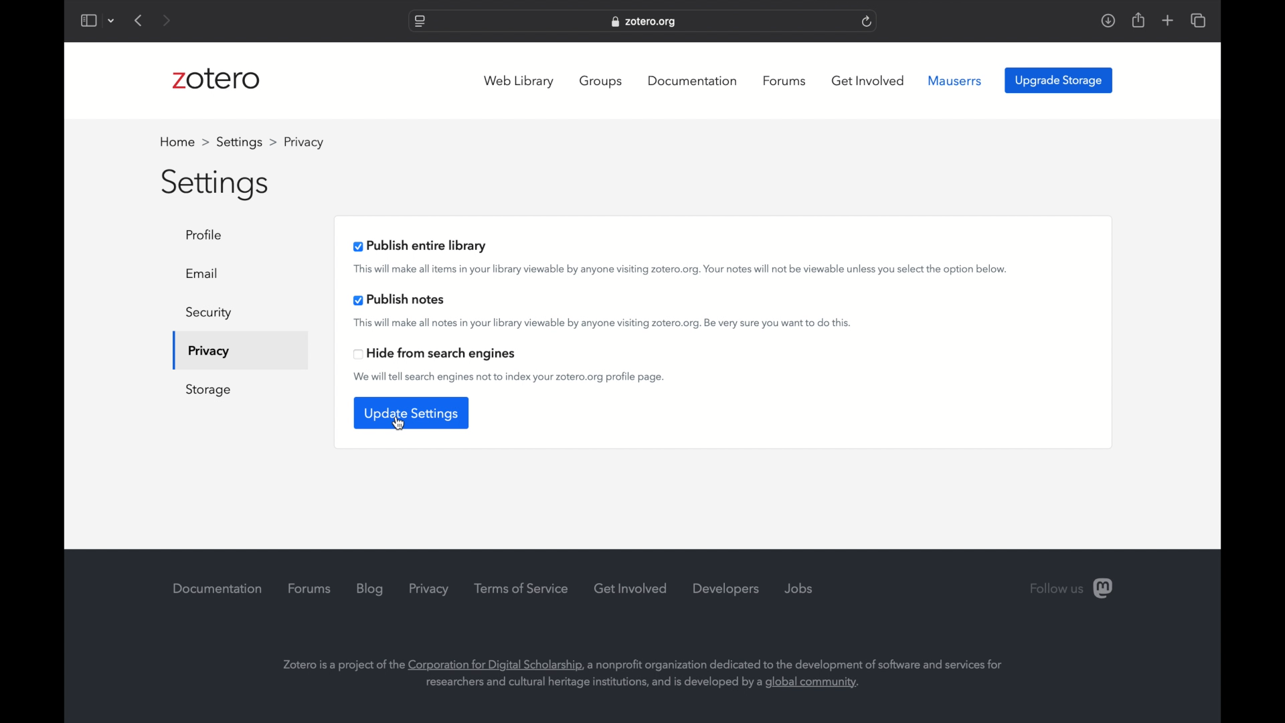 Image resolution: width=1285 pixels, height=723 pixels. I want to click on this will make all notes inn your library viewable, so click(601, 324).